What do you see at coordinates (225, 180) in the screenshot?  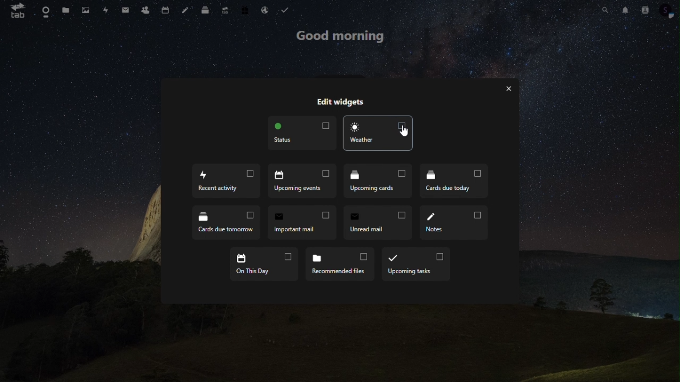 I see `recent acticity` at bounding box center [225, 180].